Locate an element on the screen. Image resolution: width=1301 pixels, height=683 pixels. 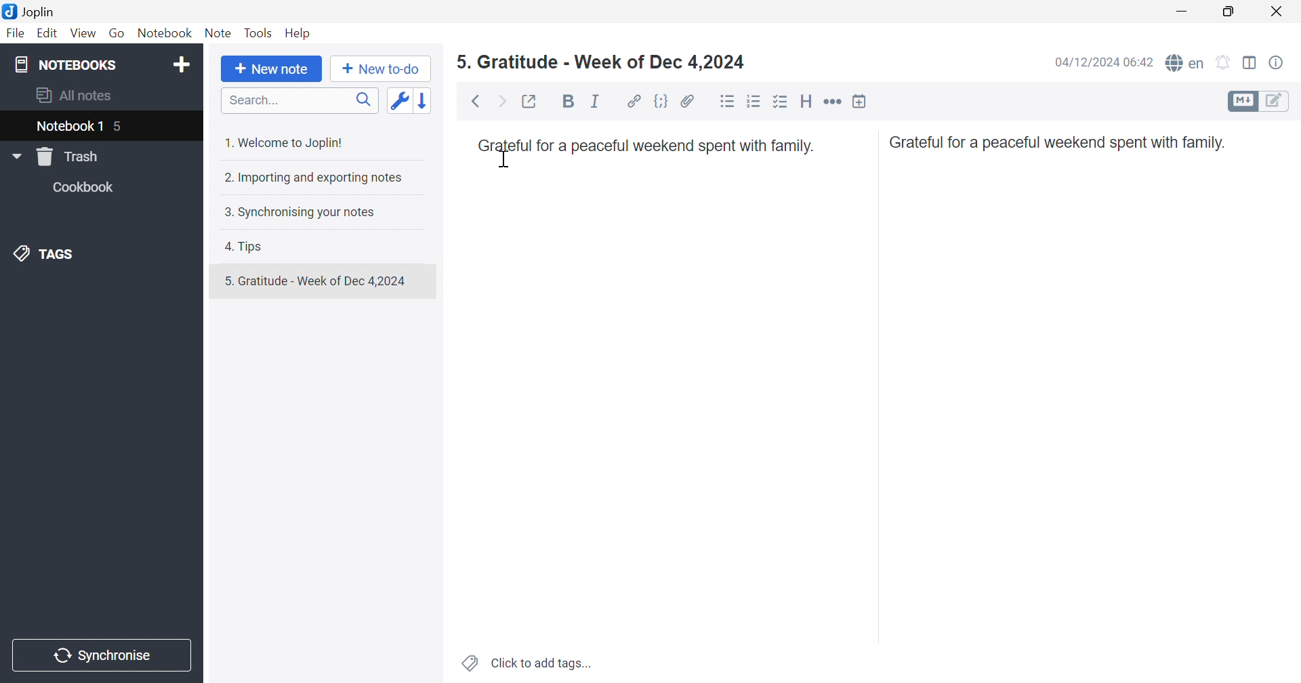
Toggle editors is located at coordinates (1261, 102).